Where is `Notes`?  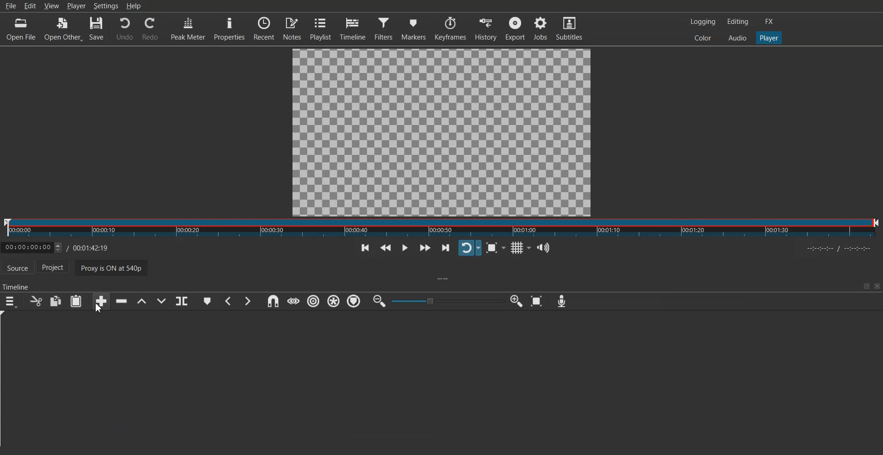 Notes is located at coordinates (292, 28).